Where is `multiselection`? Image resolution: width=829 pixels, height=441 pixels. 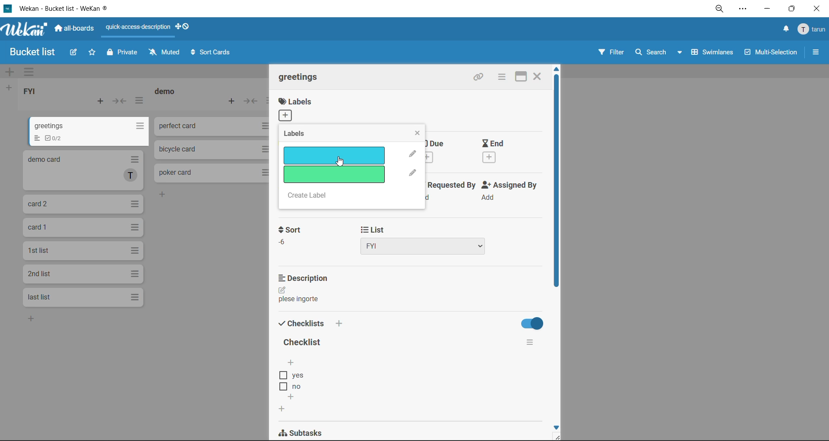 multiselection is located at coordinates (769, 54).